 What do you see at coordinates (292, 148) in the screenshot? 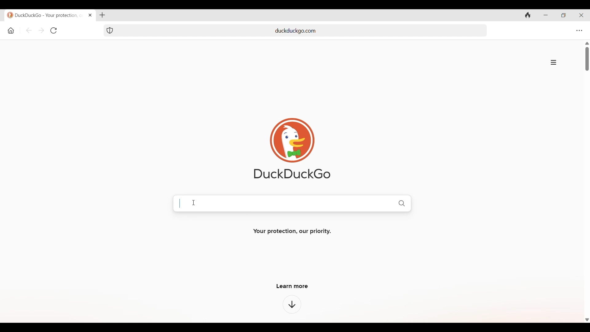
I see `DuckDuckGo logo and name` at bounding box center [292, 148].